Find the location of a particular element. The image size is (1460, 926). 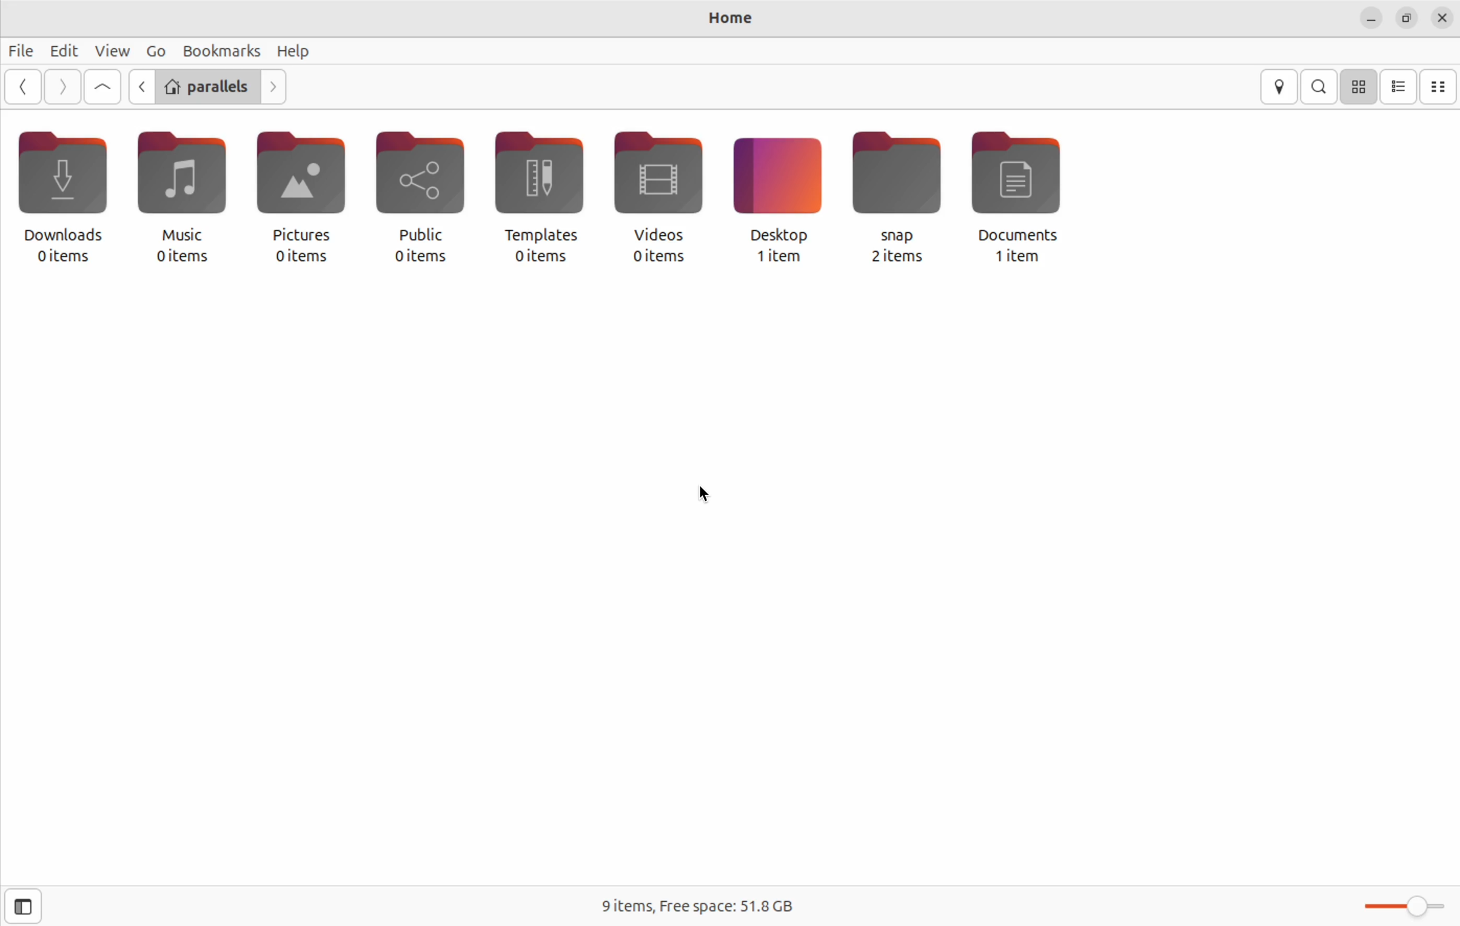

go  is located at coordinates (155, 50).